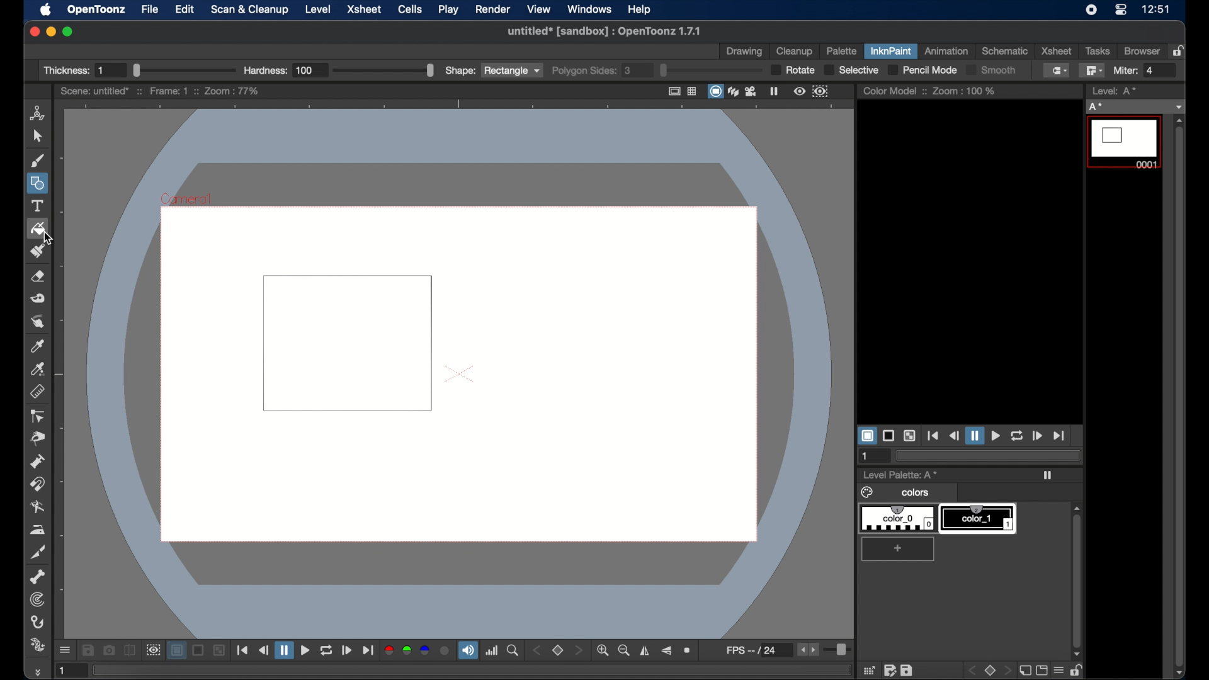 This screenshot has width=1209, height=680. What do you see at coordinates (796, 51) in the screenshot?
I see `cleanup` at bounding box center [796, 51].